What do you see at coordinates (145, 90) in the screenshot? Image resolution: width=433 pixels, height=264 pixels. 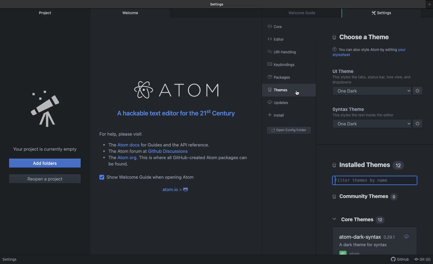 I see `atom logo` at bounding box center [145, 90].